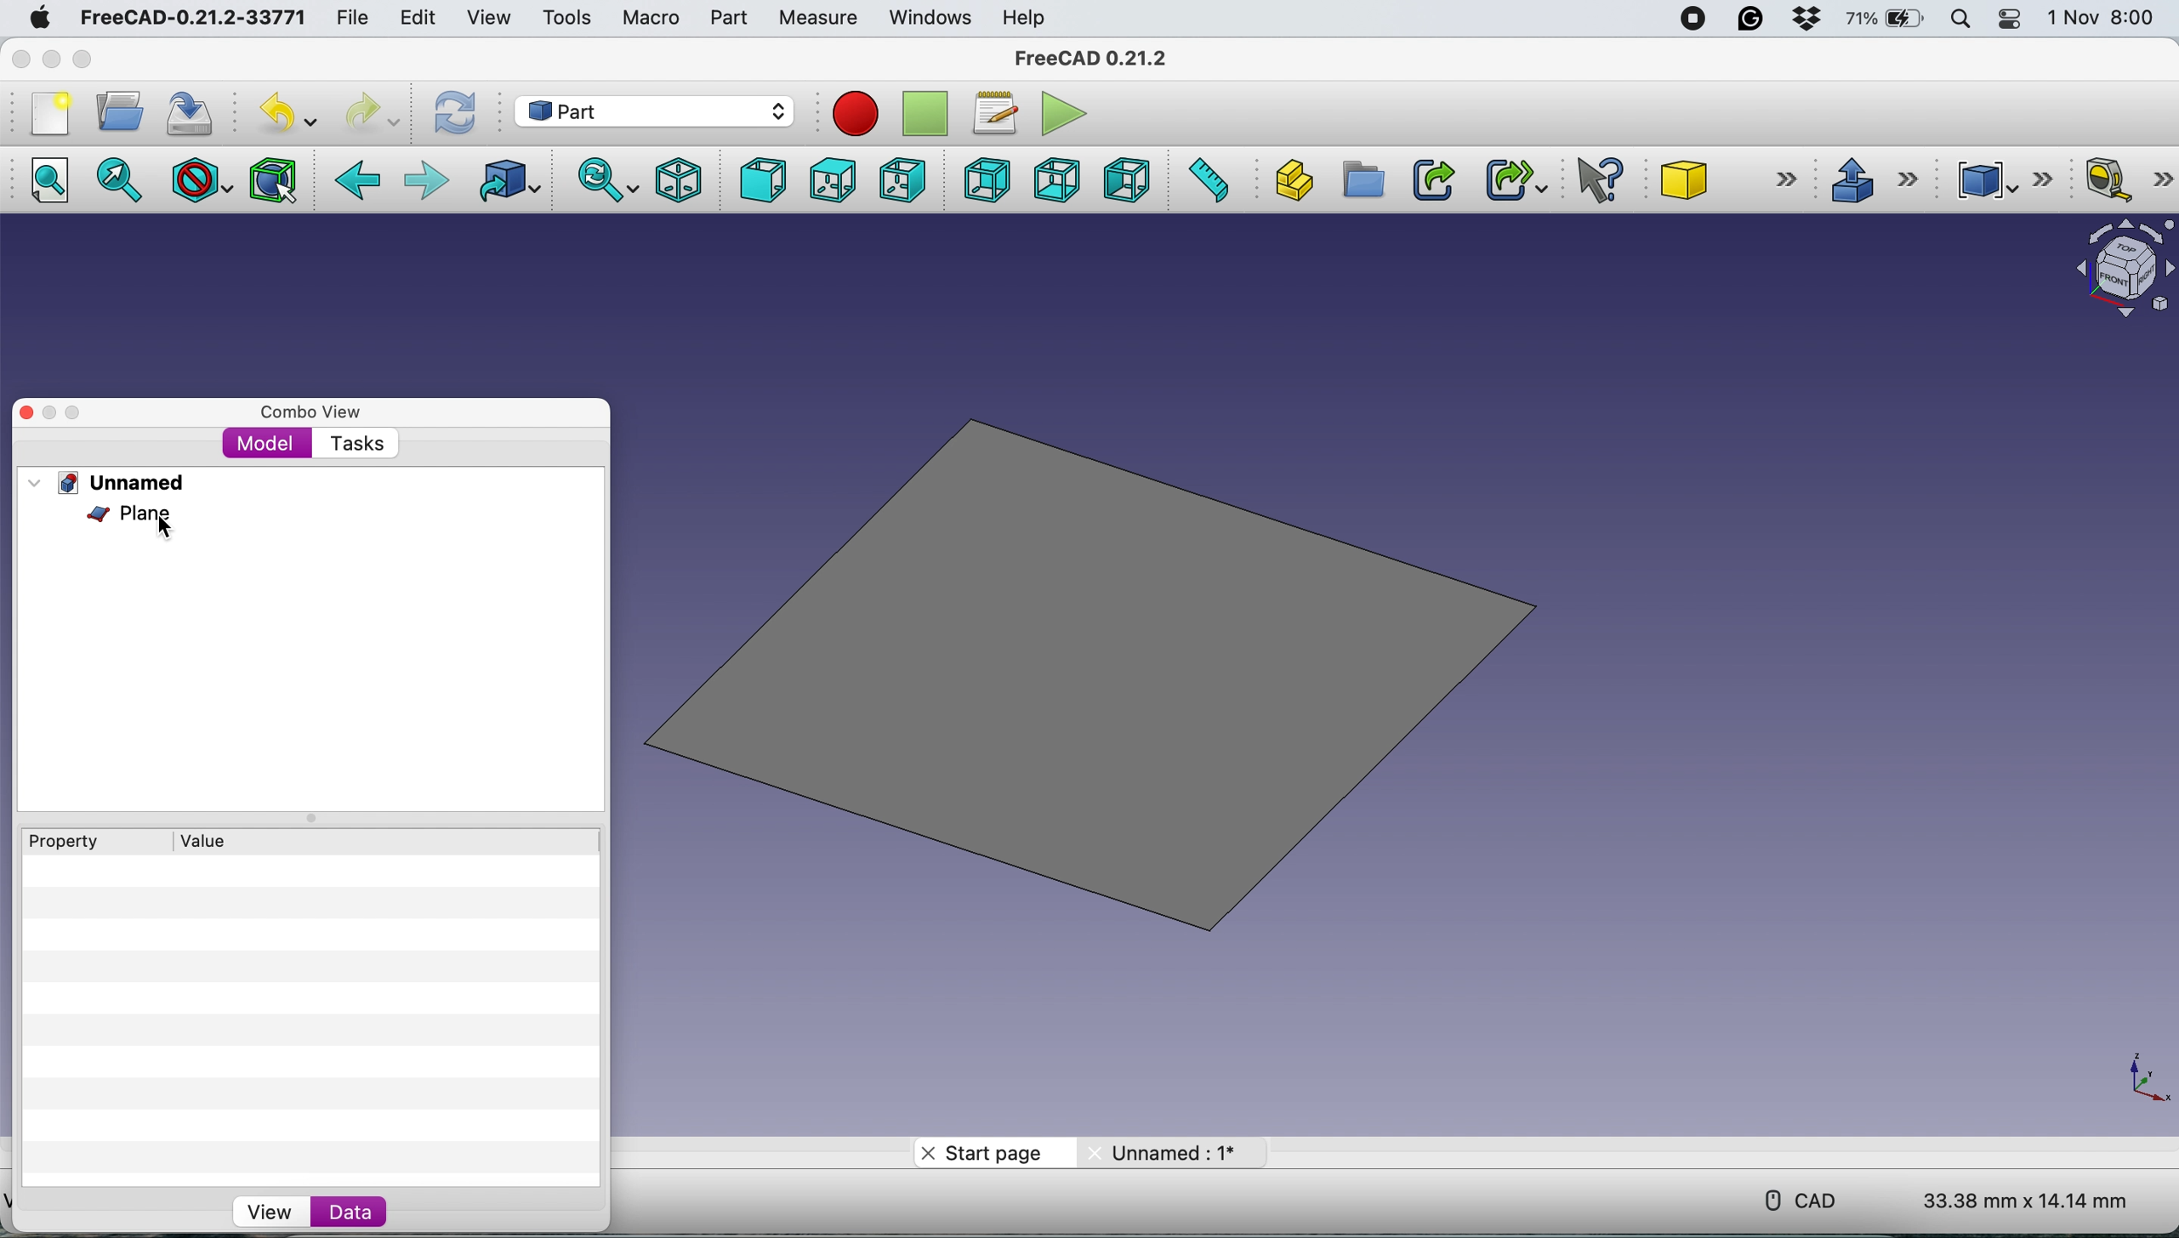 The width and height of the screenshot is (2179, 1238). What do you see at coordinates (74, 840) in the screenshot?
I see `property` at bounding box center [74, 840].